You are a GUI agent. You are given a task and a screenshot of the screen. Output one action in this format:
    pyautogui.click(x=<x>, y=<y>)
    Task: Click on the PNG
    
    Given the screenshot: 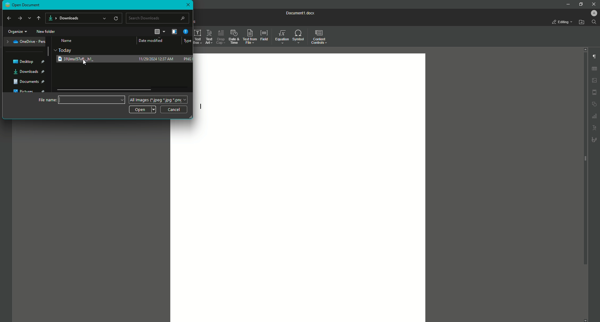 What is the action you would take?
    pyautogui.click(x=187, y=59)
    